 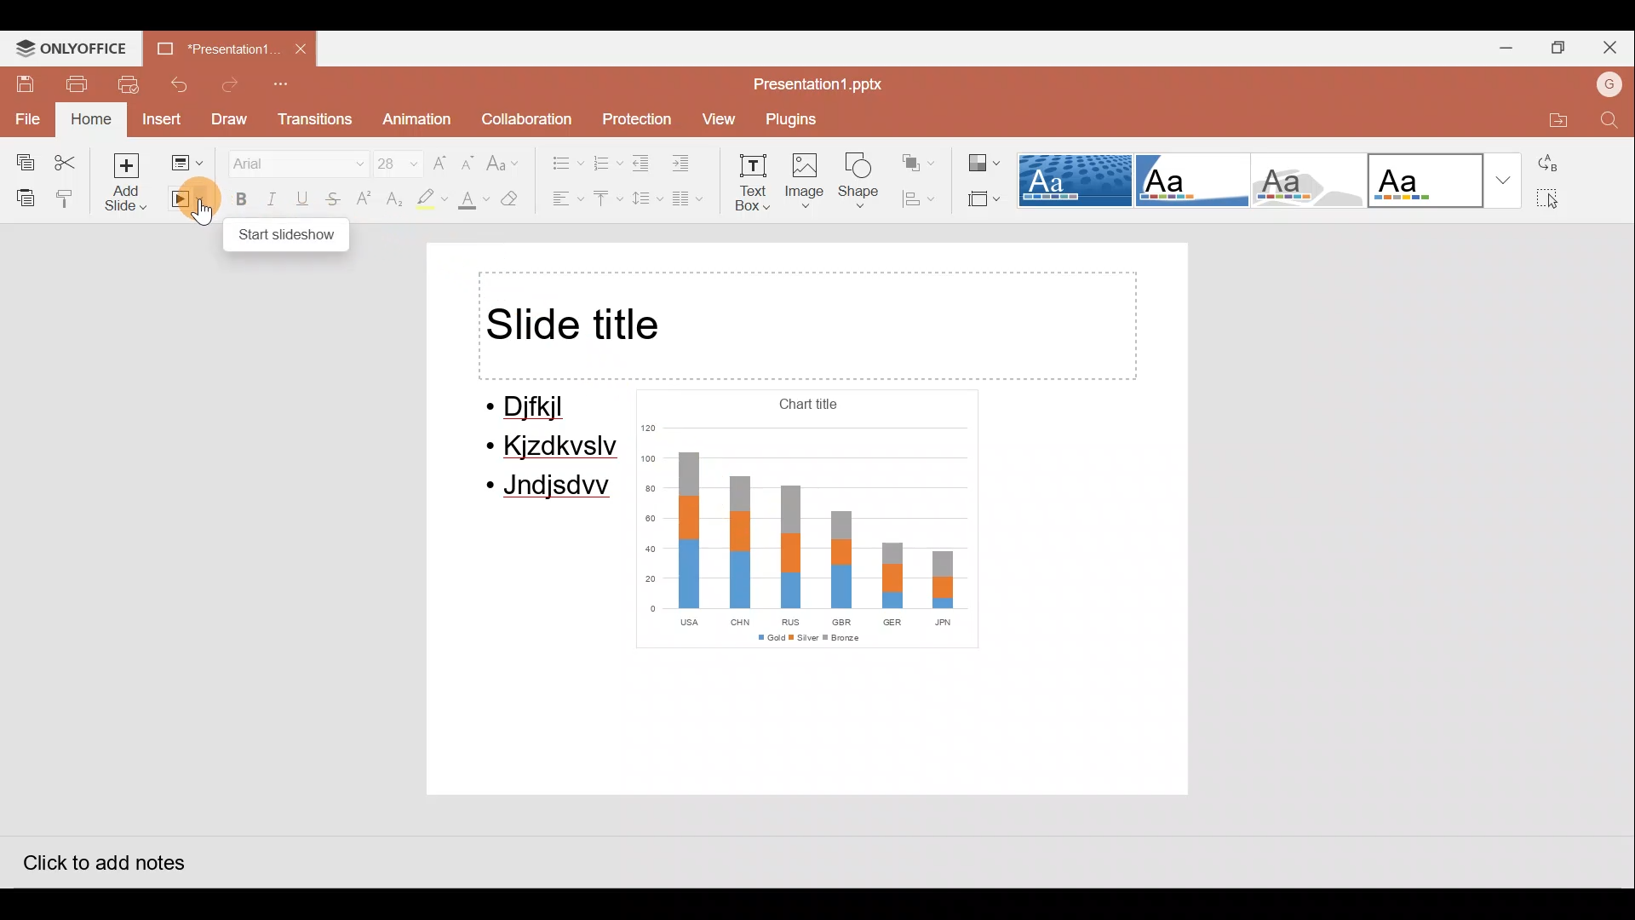 I want to click on Change colour theme, so click(x=981, y=164).